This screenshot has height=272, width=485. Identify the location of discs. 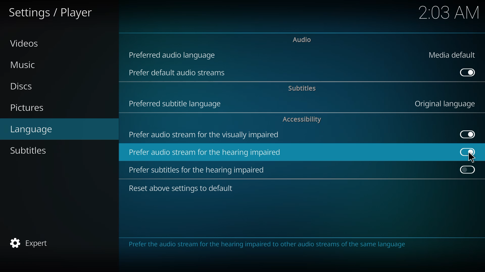
(21, 85).